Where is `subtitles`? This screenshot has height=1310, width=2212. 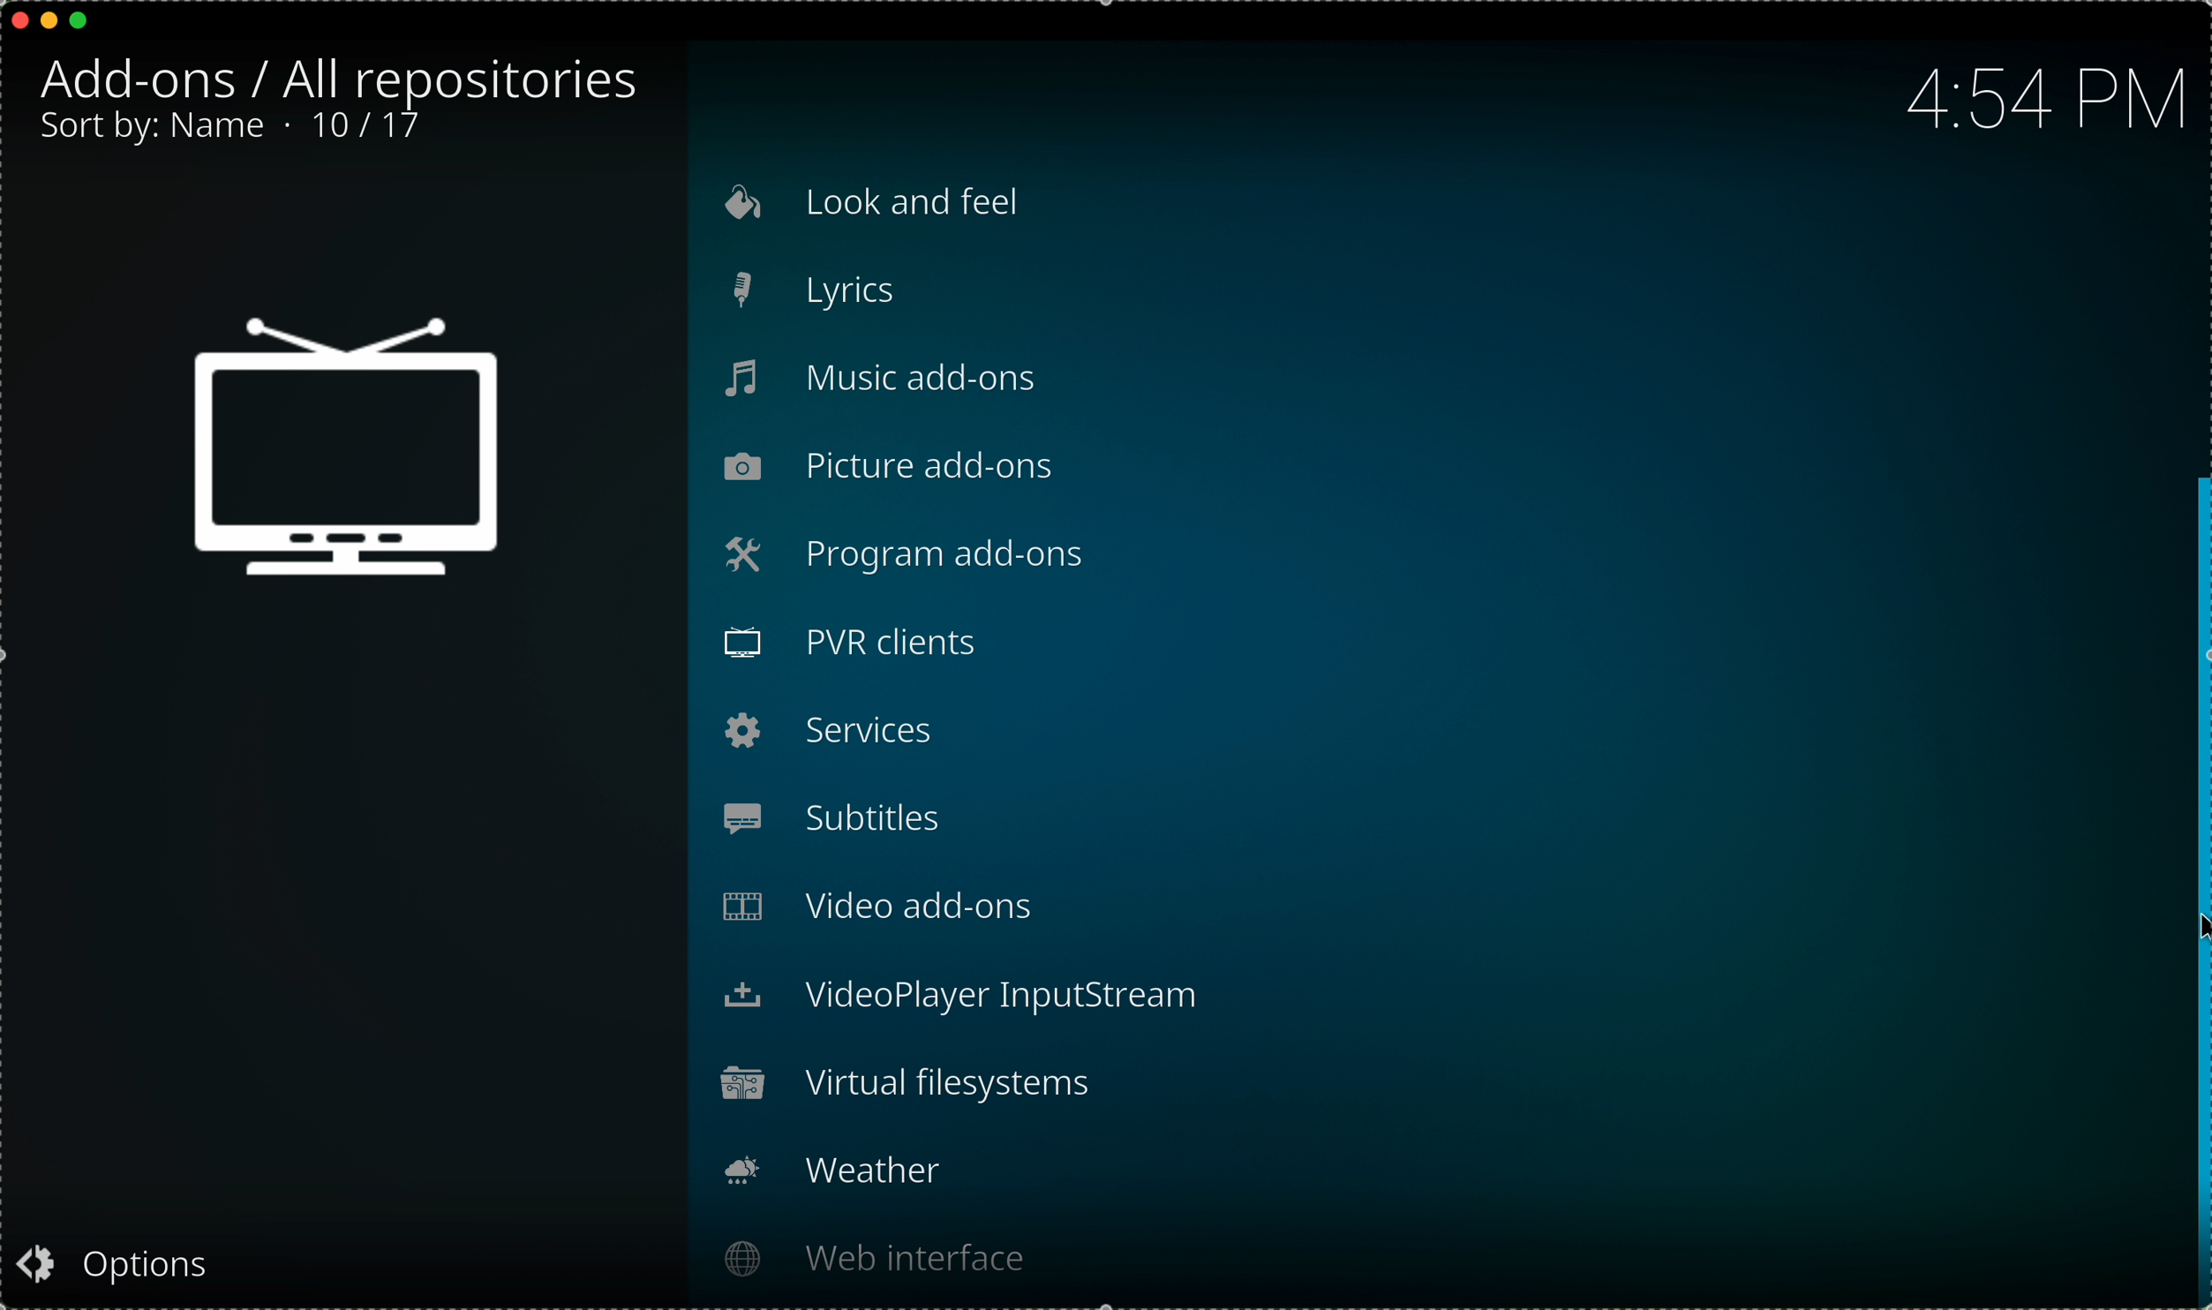 subtitles is located at coordinates (881, 816).